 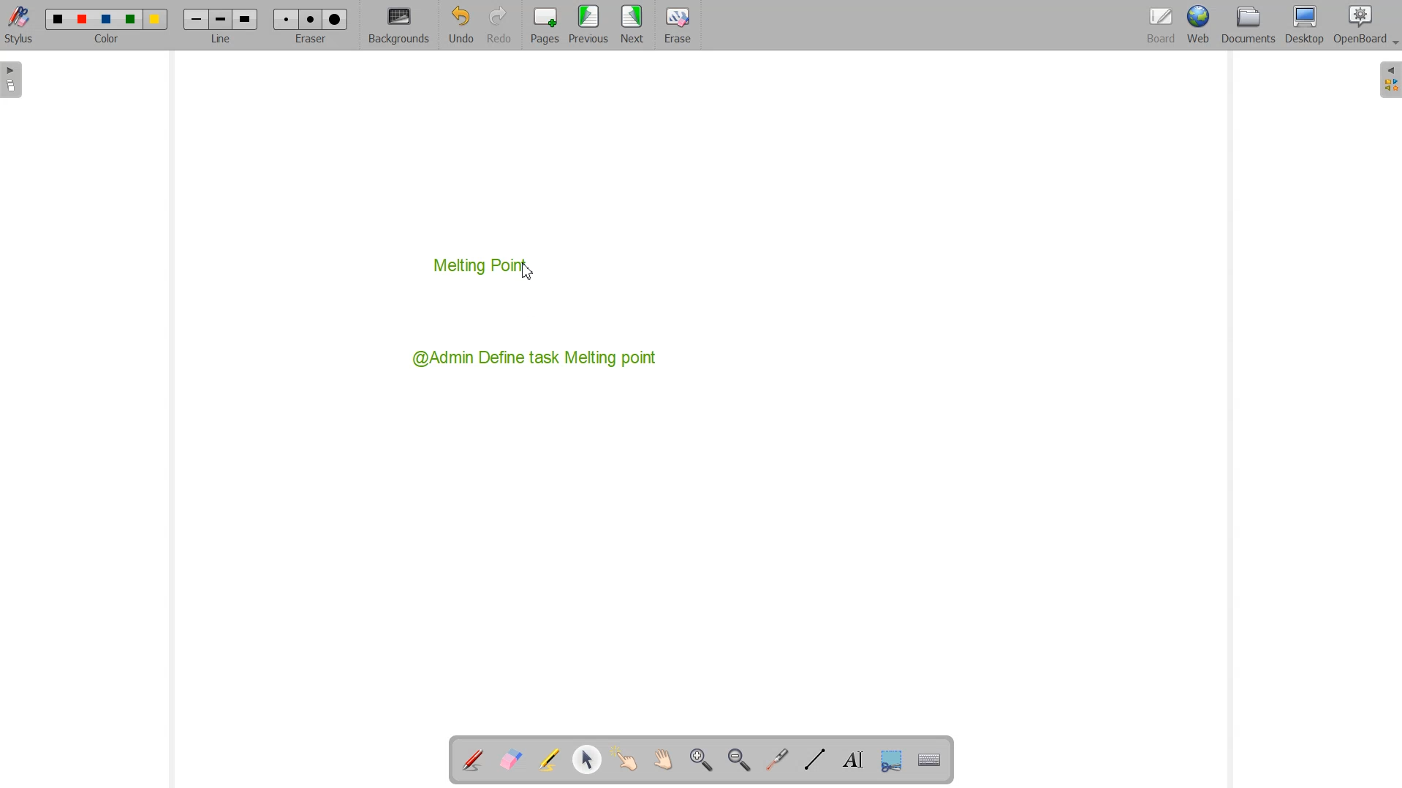 What do you see at coordinates (308, 25) in the screenshot?
I see `Eraser` at bounding box center [308, 25].